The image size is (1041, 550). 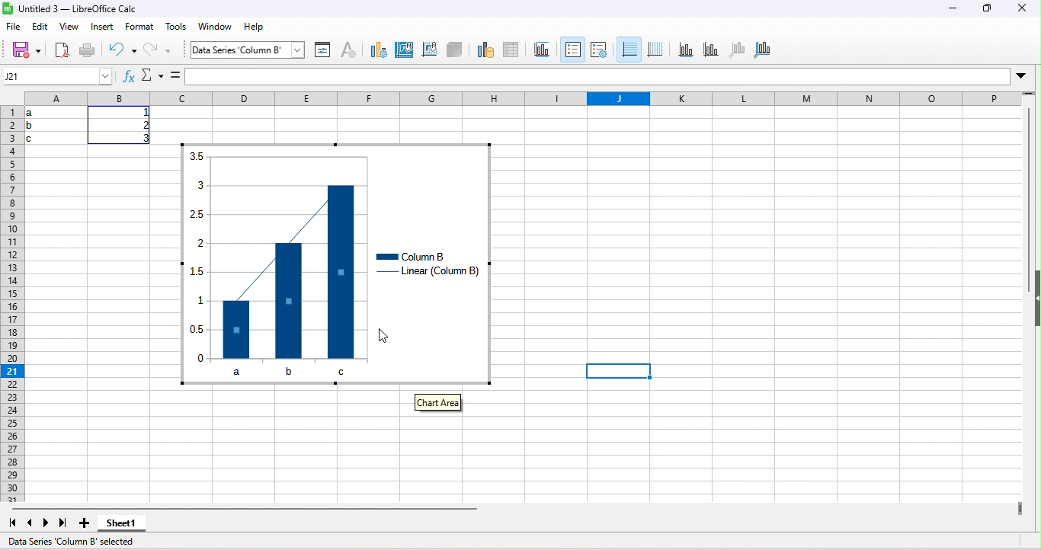 I want to click on area, so click(x=405, y=51).